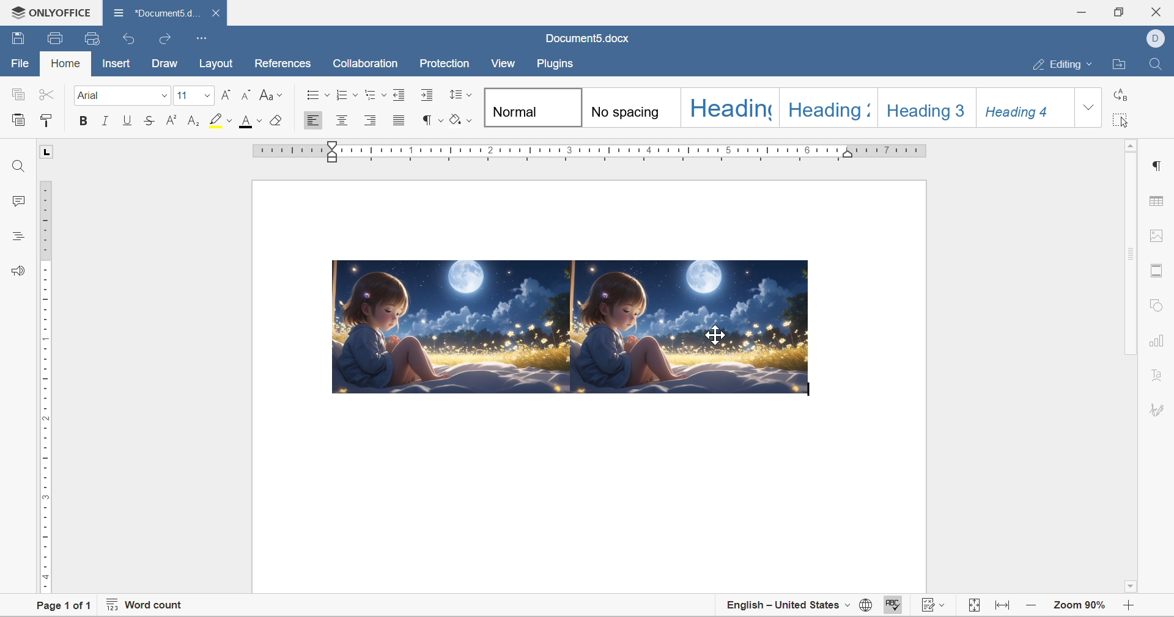 This screenshot has height=617, width=1174. Describe the element at coordinates (401, 94) in the screenshot. I see `decrease indent` at that location.